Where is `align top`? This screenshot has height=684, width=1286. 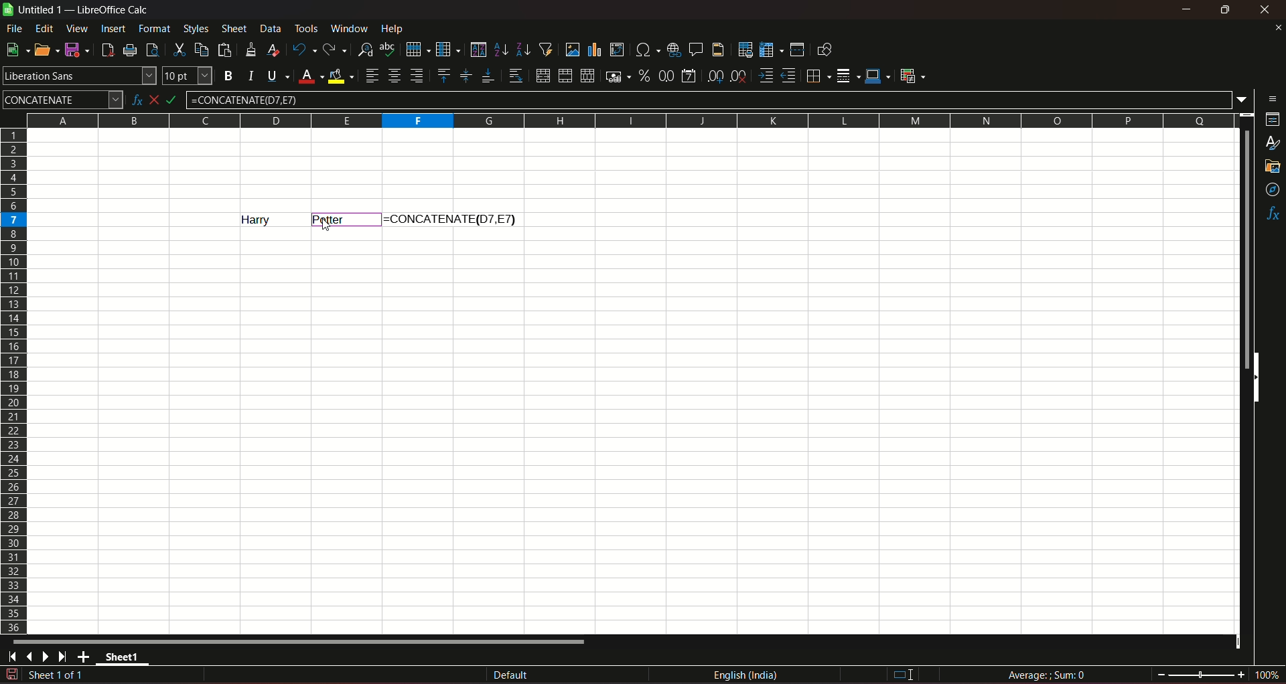 align top is located at coordinates (443, 75).